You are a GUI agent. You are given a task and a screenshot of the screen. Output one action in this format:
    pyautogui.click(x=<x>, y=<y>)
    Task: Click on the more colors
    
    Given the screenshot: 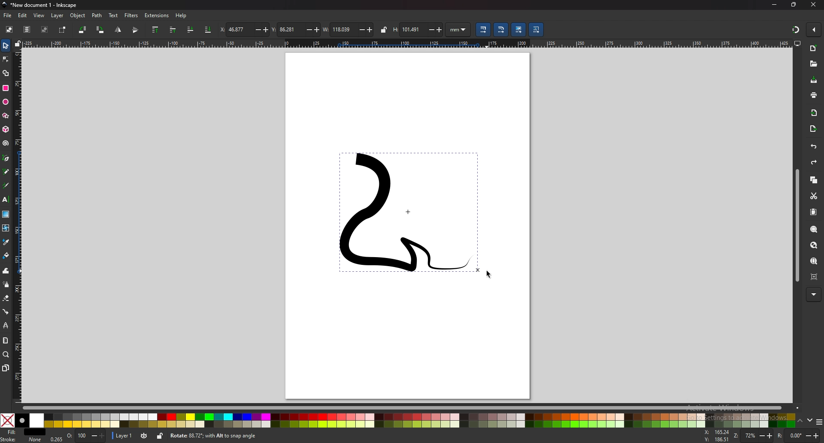 What is the action you would take?
    pyautogui.click(x=819, y=422)
    